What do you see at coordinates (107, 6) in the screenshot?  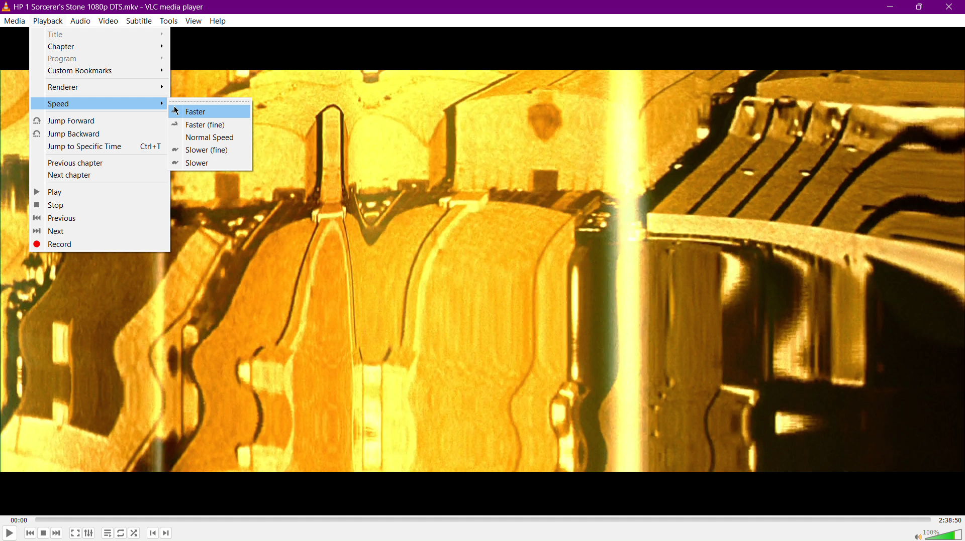 I see `HP | Sorcerrer's Stone 1080p DTS.mkv - VLC media player` at bounding box center [107, 6].